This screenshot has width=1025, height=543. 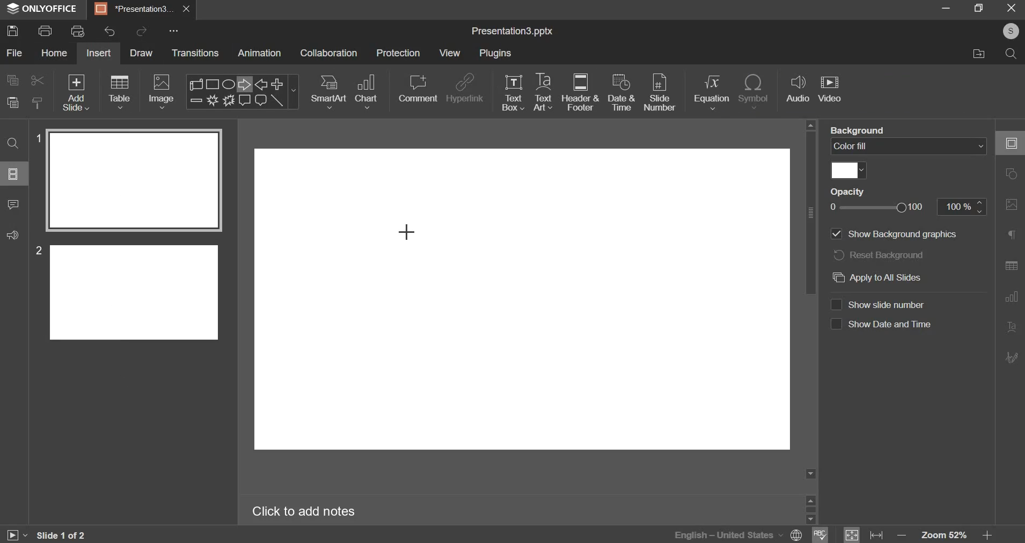 I want to click on copy, so click(x=13, y=80).